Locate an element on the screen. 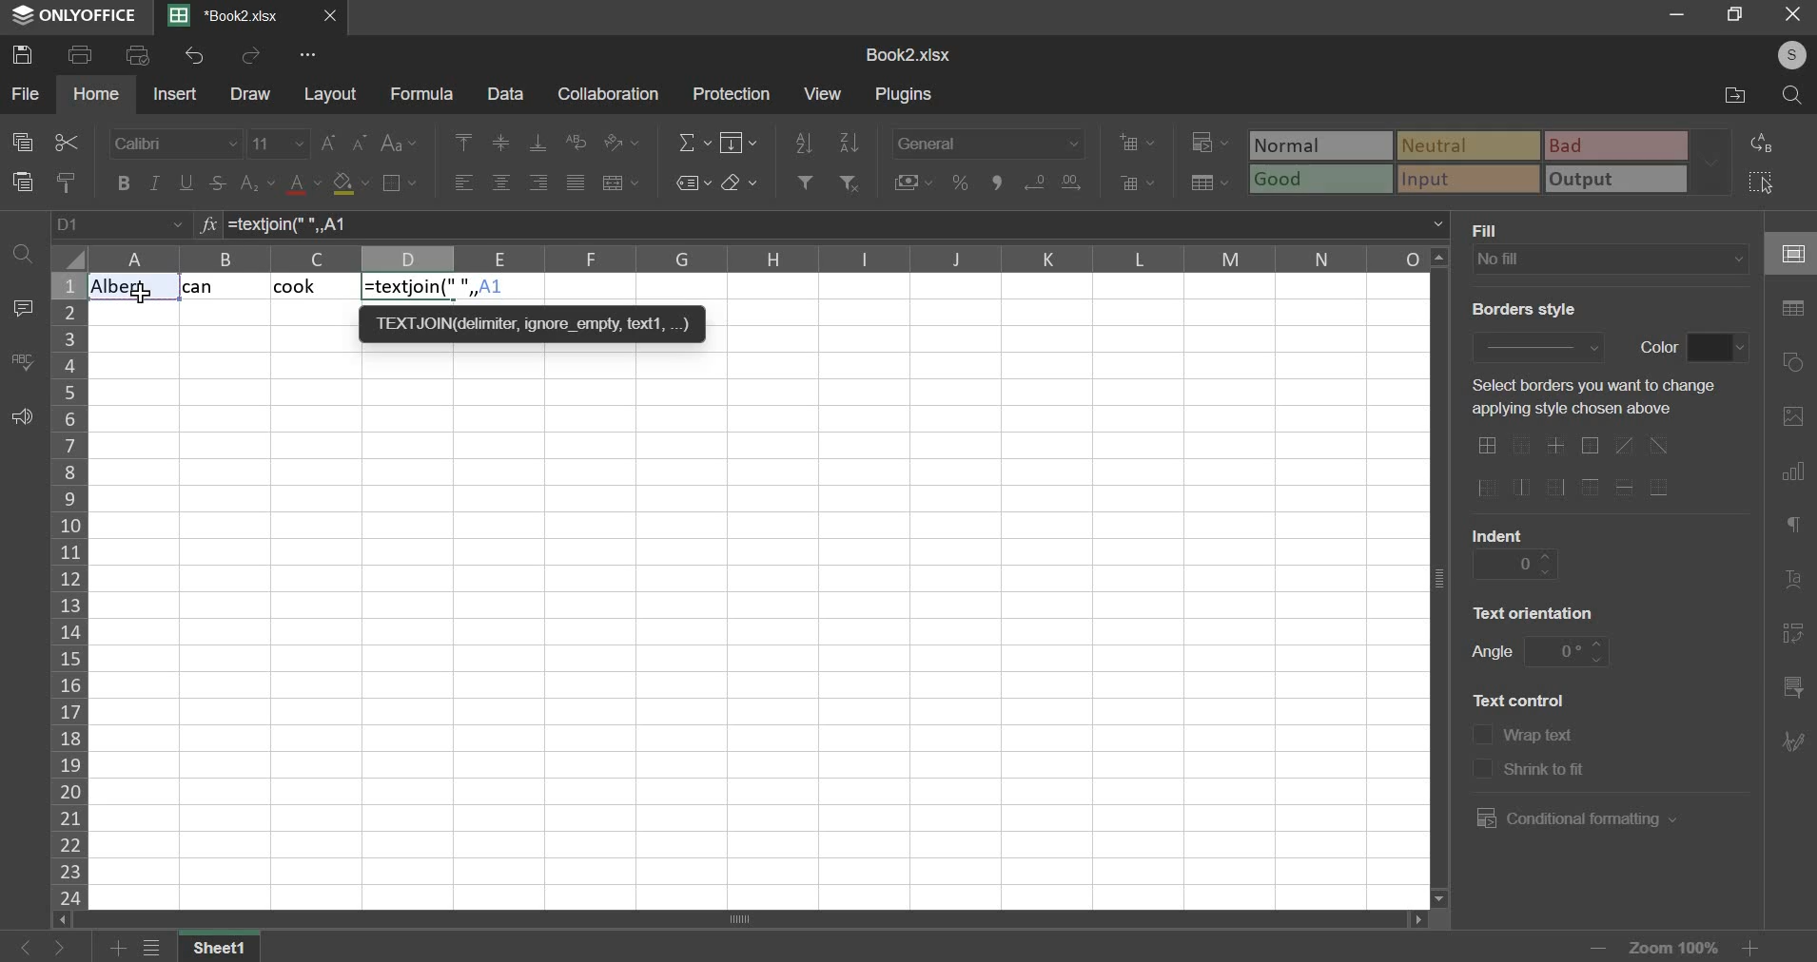 The image size is (1817, 962). find is located at coordinates (21, 251).